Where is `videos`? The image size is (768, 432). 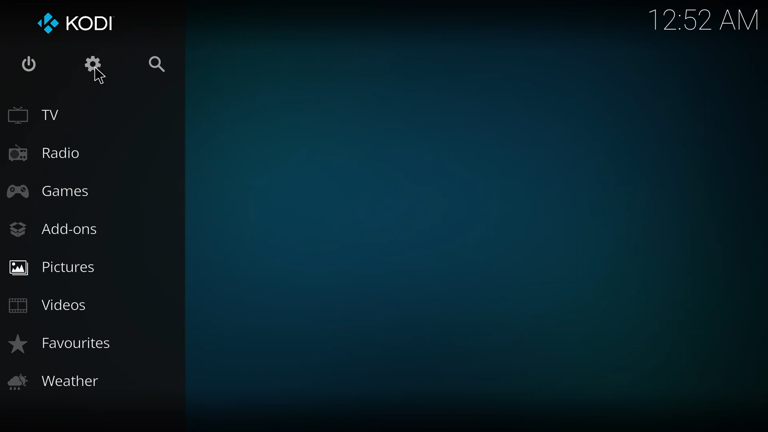 videos is located at coordinates (50, 304).